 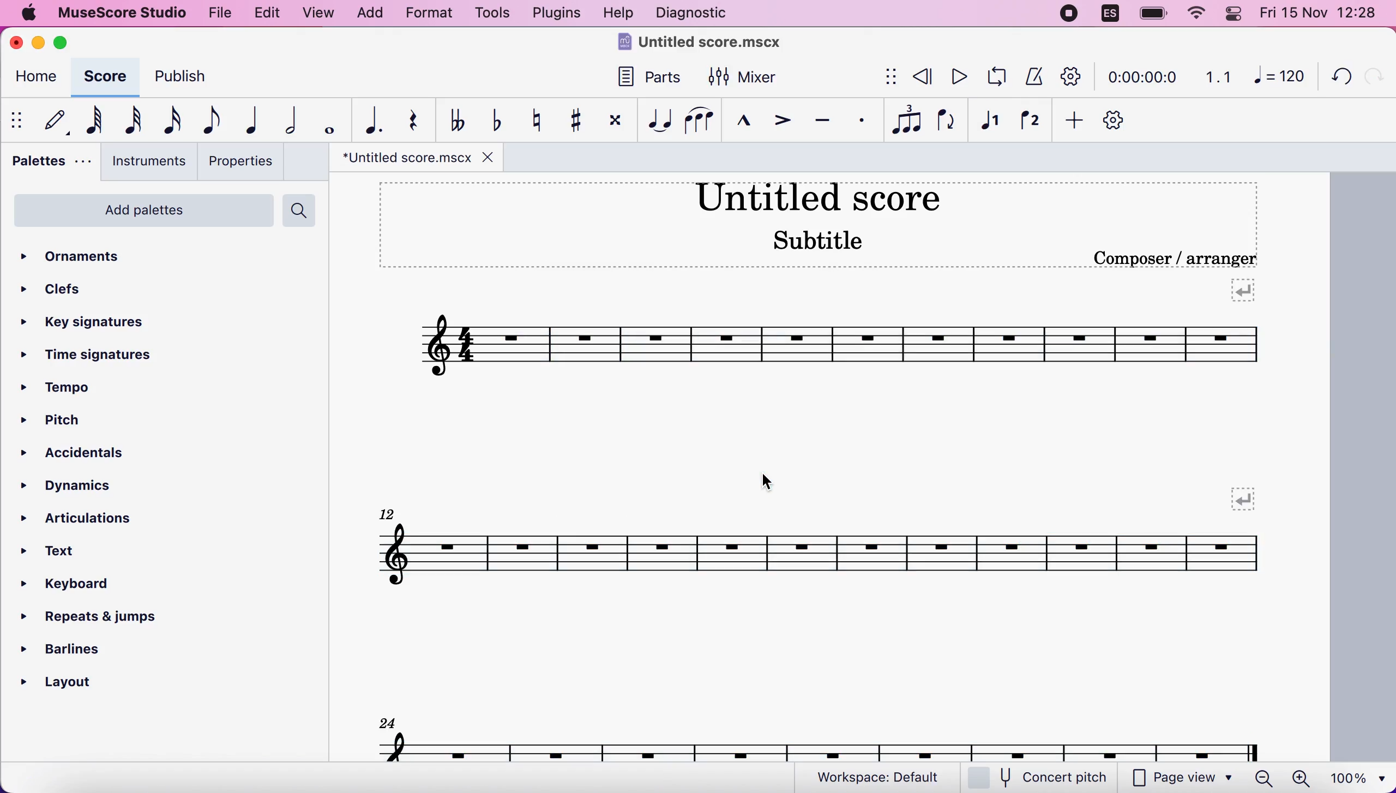 I want to click on tempo, so click(x=67, y=389).